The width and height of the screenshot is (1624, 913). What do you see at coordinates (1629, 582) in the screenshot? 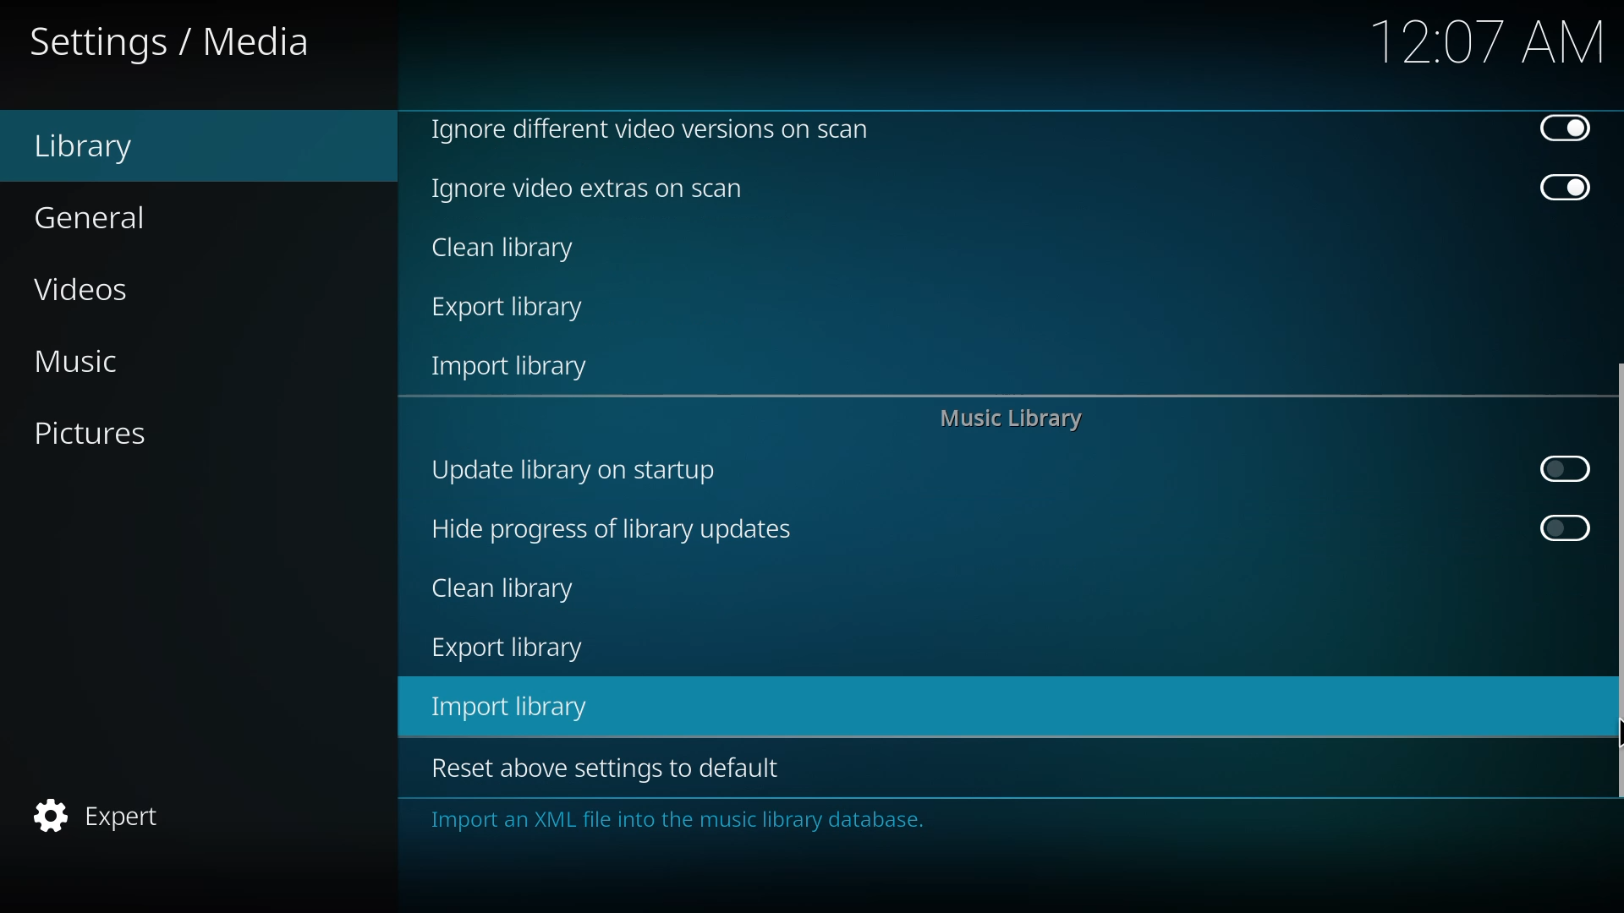
I see `Scroll Bar` at bounding box center [1629, 582].